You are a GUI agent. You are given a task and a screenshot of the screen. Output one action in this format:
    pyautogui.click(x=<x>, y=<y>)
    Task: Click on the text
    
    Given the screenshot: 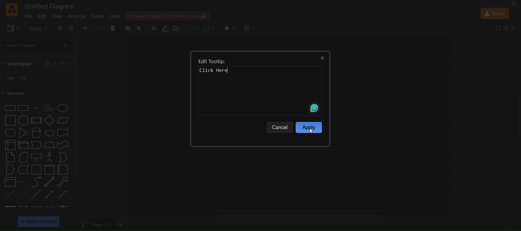 What is the action you would take?
    pyautogui.click(x=35, y=108)
    